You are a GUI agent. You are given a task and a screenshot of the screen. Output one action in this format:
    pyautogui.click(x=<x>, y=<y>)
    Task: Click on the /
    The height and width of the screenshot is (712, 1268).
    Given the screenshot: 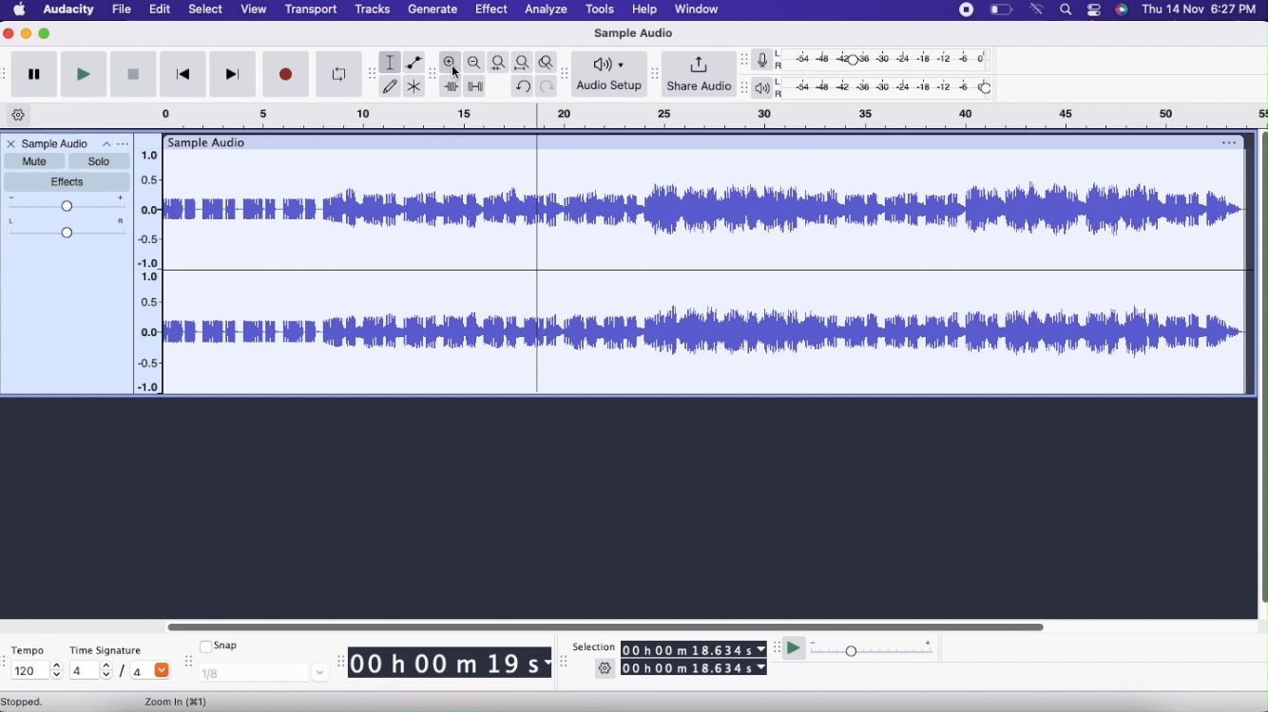 What is the action you would take?
    pyautogui.click(x=125, y=672)
    